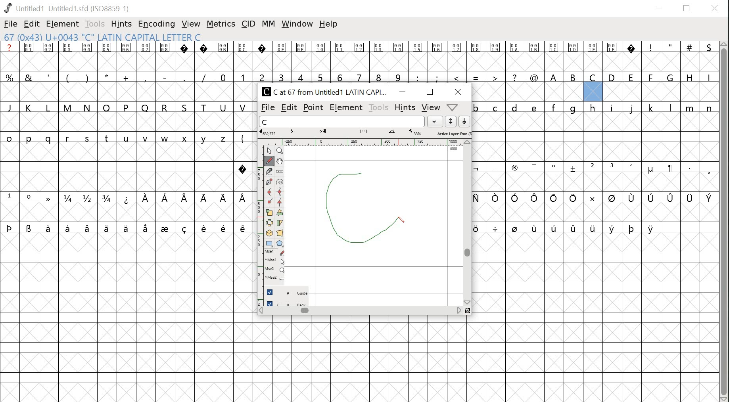 The width and height of the screenshot is (729, 402). Describe the element at coordinates (270, 182) in the screenshot. I see `pen` at that location.